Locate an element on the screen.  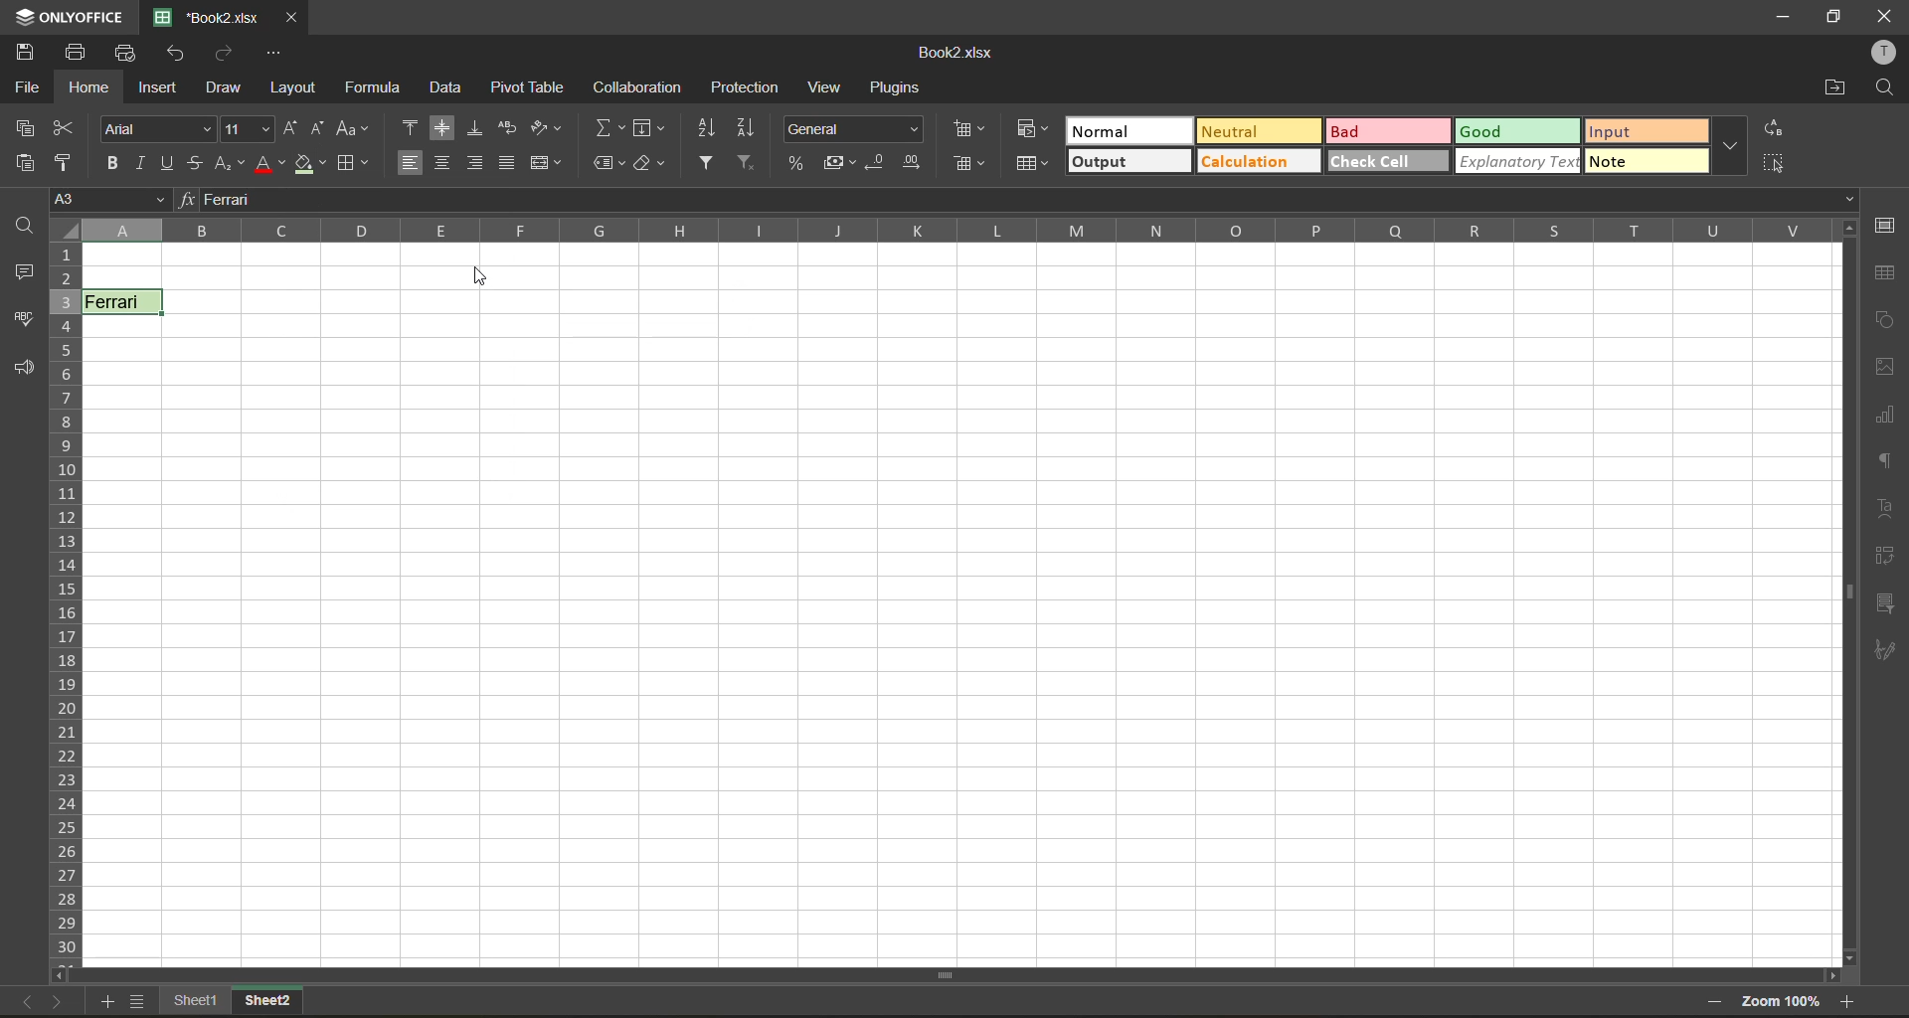
decrement size is located at coordinates (321, 131).